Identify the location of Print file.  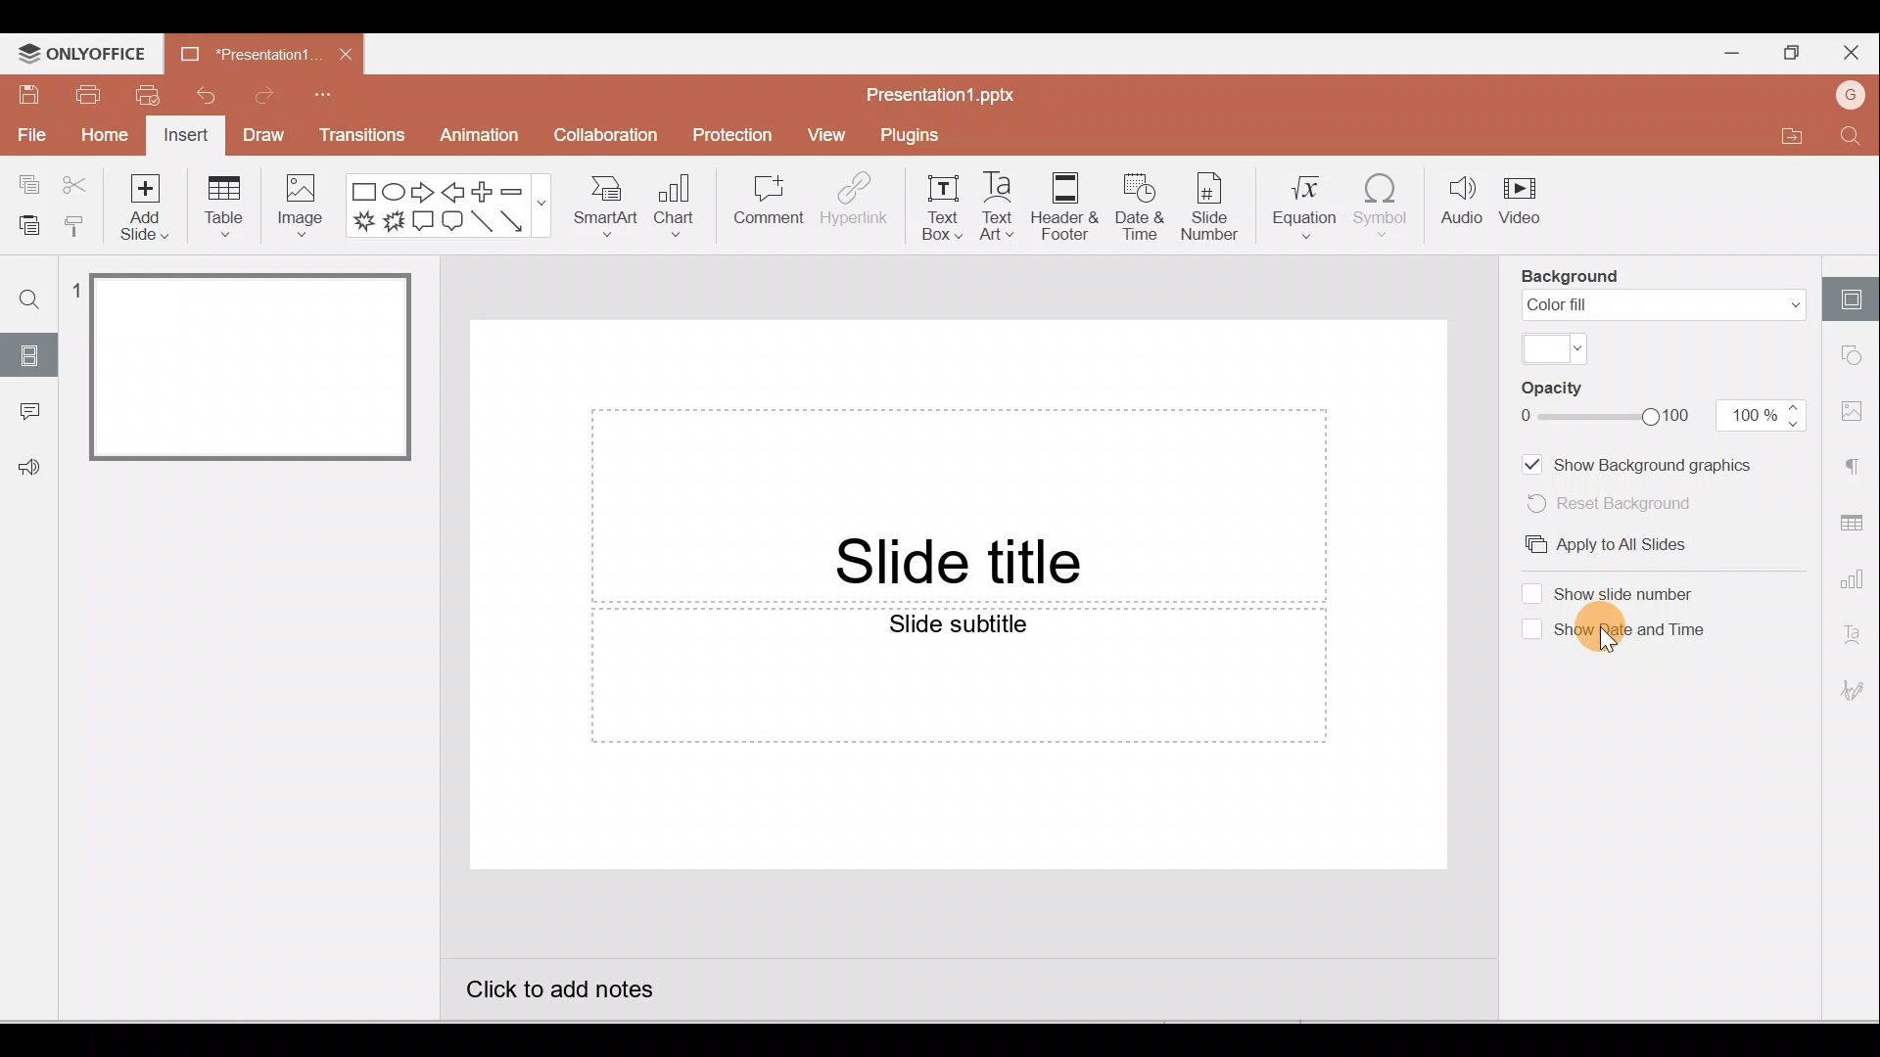
(87, 95).